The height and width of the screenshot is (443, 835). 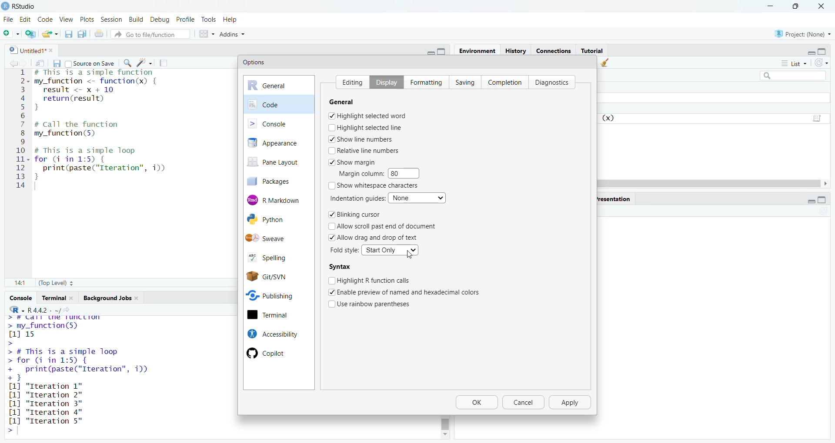 What do you see at coordinates (210, 19) in the screenshot?
I see `tools` at bounding box center [210, 19].